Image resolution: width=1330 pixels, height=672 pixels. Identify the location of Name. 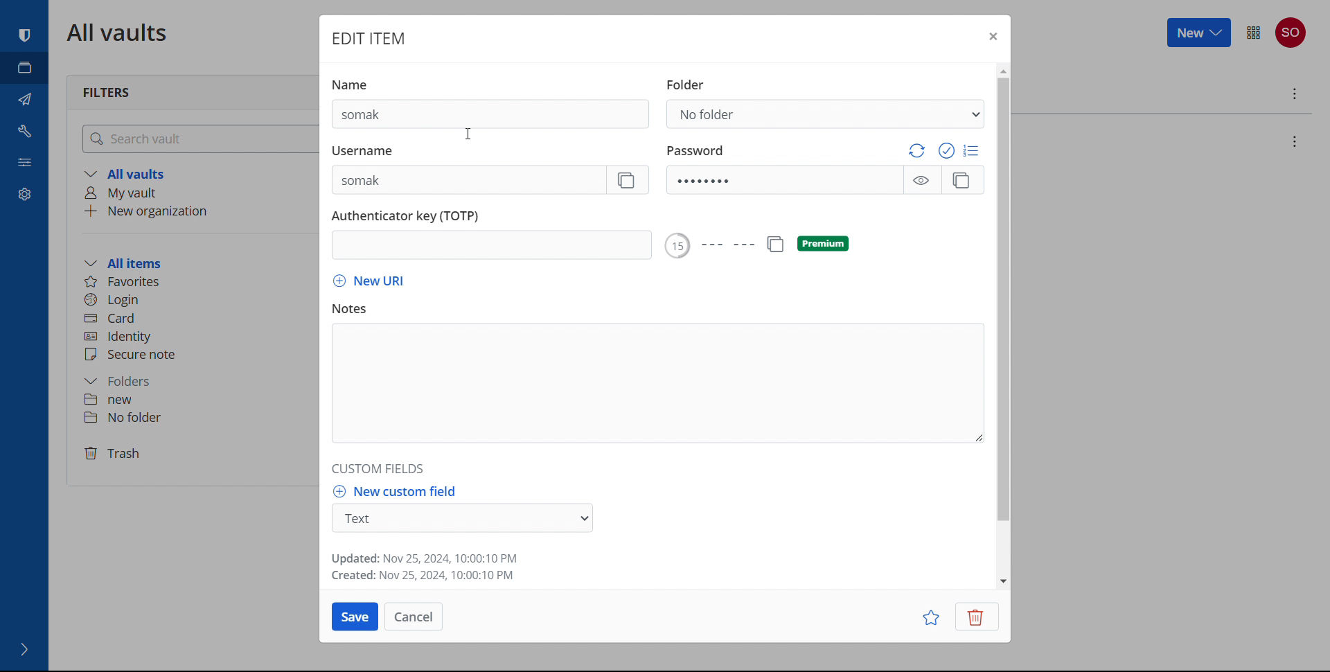
(360, 80).